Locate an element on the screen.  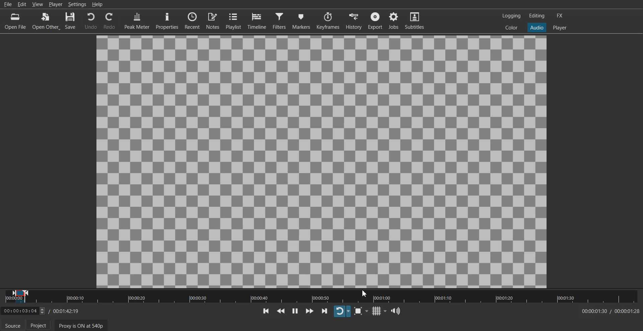
Time is located at coordinates (608, 311).